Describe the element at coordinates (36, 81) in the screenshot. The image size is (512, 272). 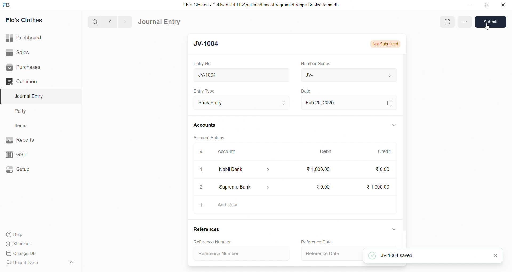
I see `Common` at that location.